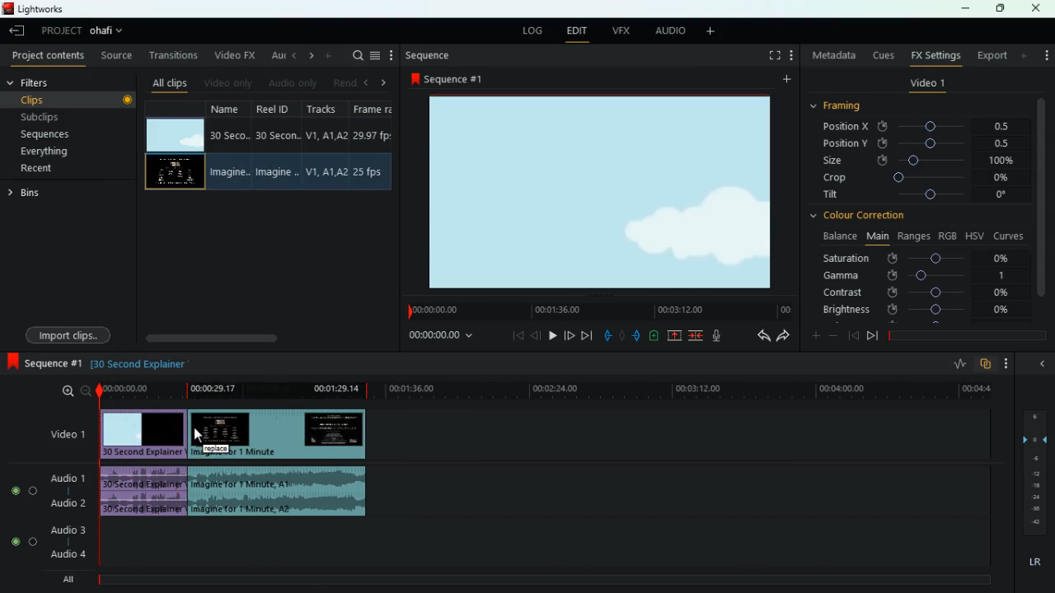  Describe the element at coordinates (68, 555) in the screenshot. I see `audio 4` at that location.